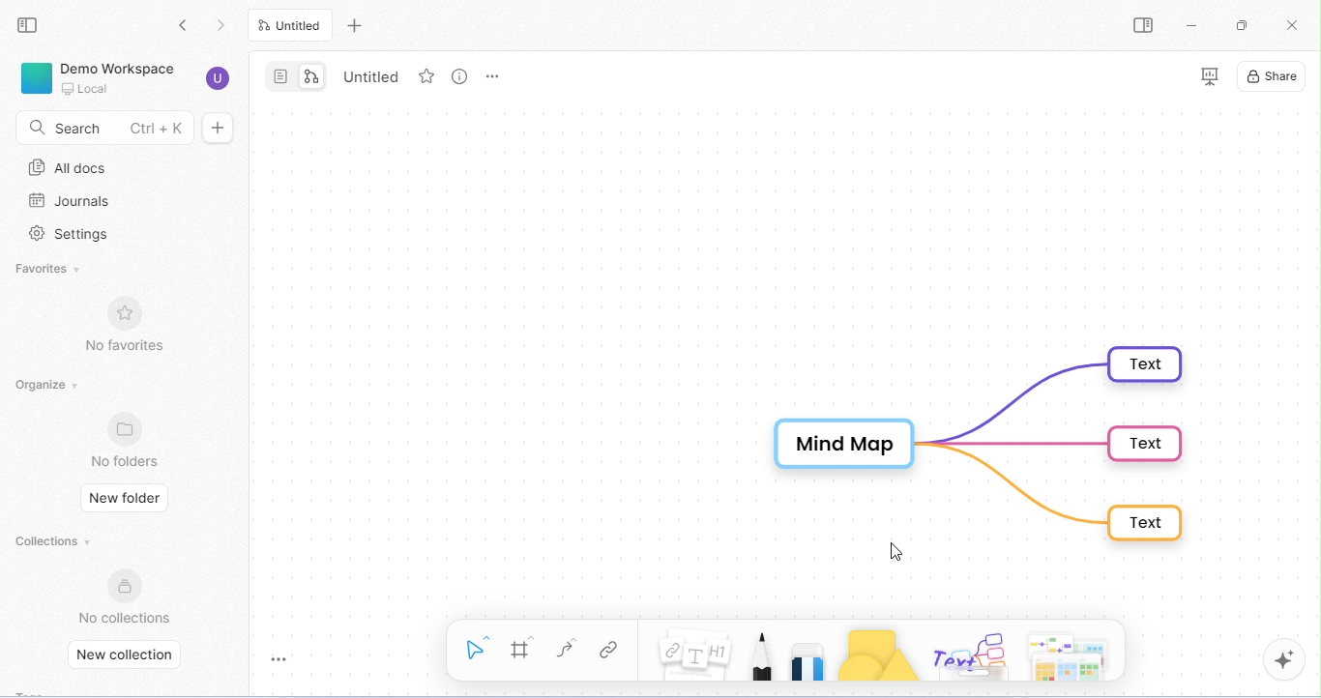 The height and width of the screenshot is (698, 1321). What do you see at coordinates (71, 201) in the screenshot?
I see `journals` at bounding box center [71, 201].